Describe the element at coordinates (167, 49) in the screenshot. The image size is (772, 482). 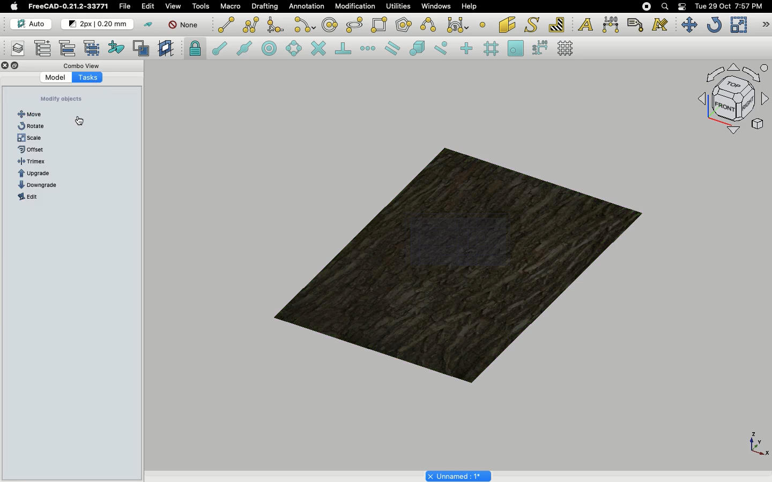
I see `Create working plane proxy` at that location.